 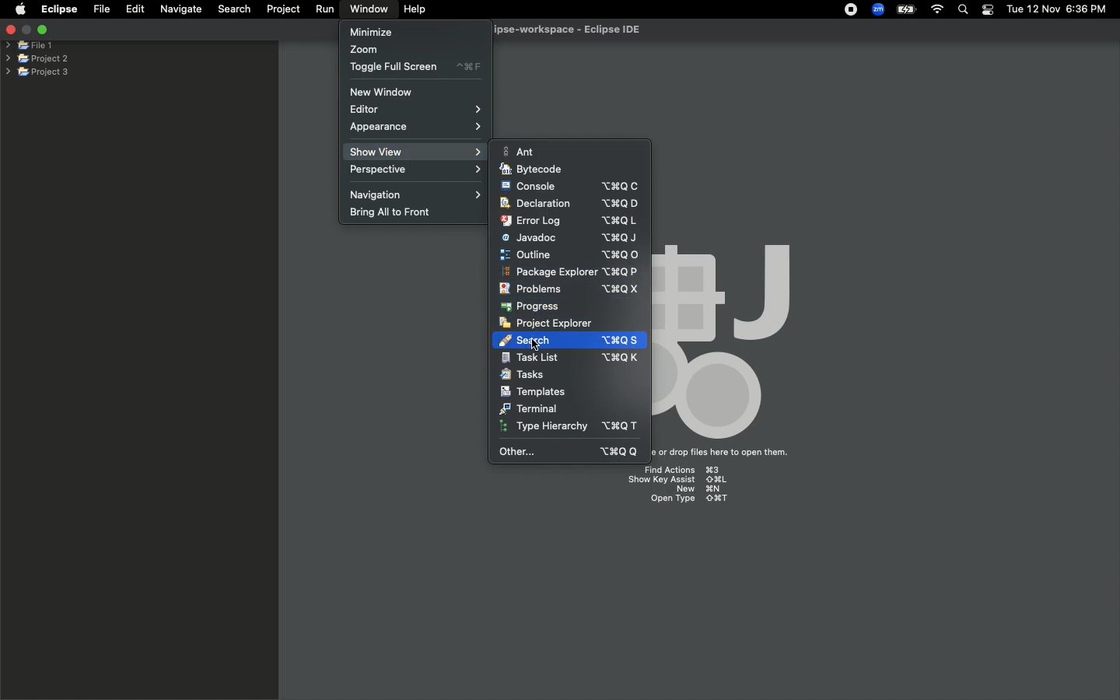 What do you see at coordinates (684, 487) in the screenshot?
I see `Shortcuts` at bounding box center [684, 487].